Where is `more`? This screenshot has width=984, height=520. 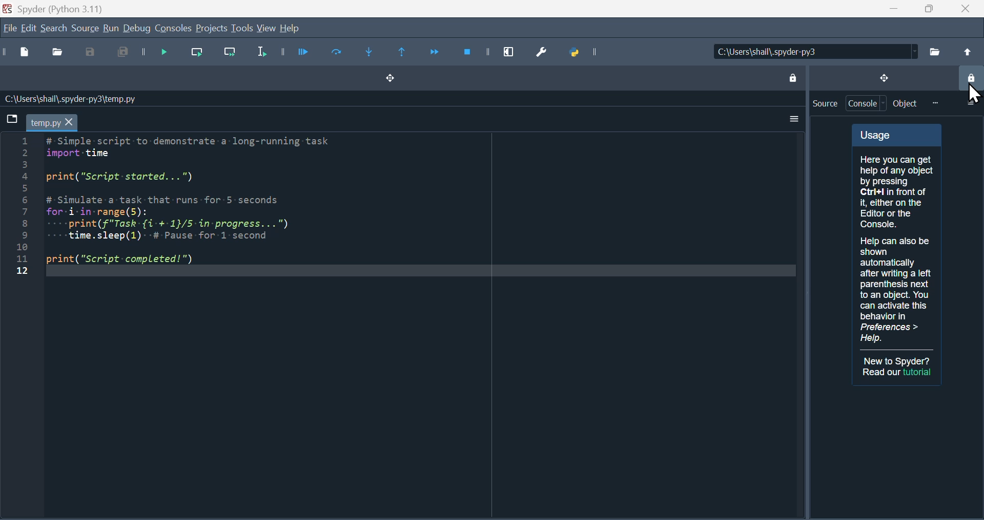 more is located at coordinates (935, 103).